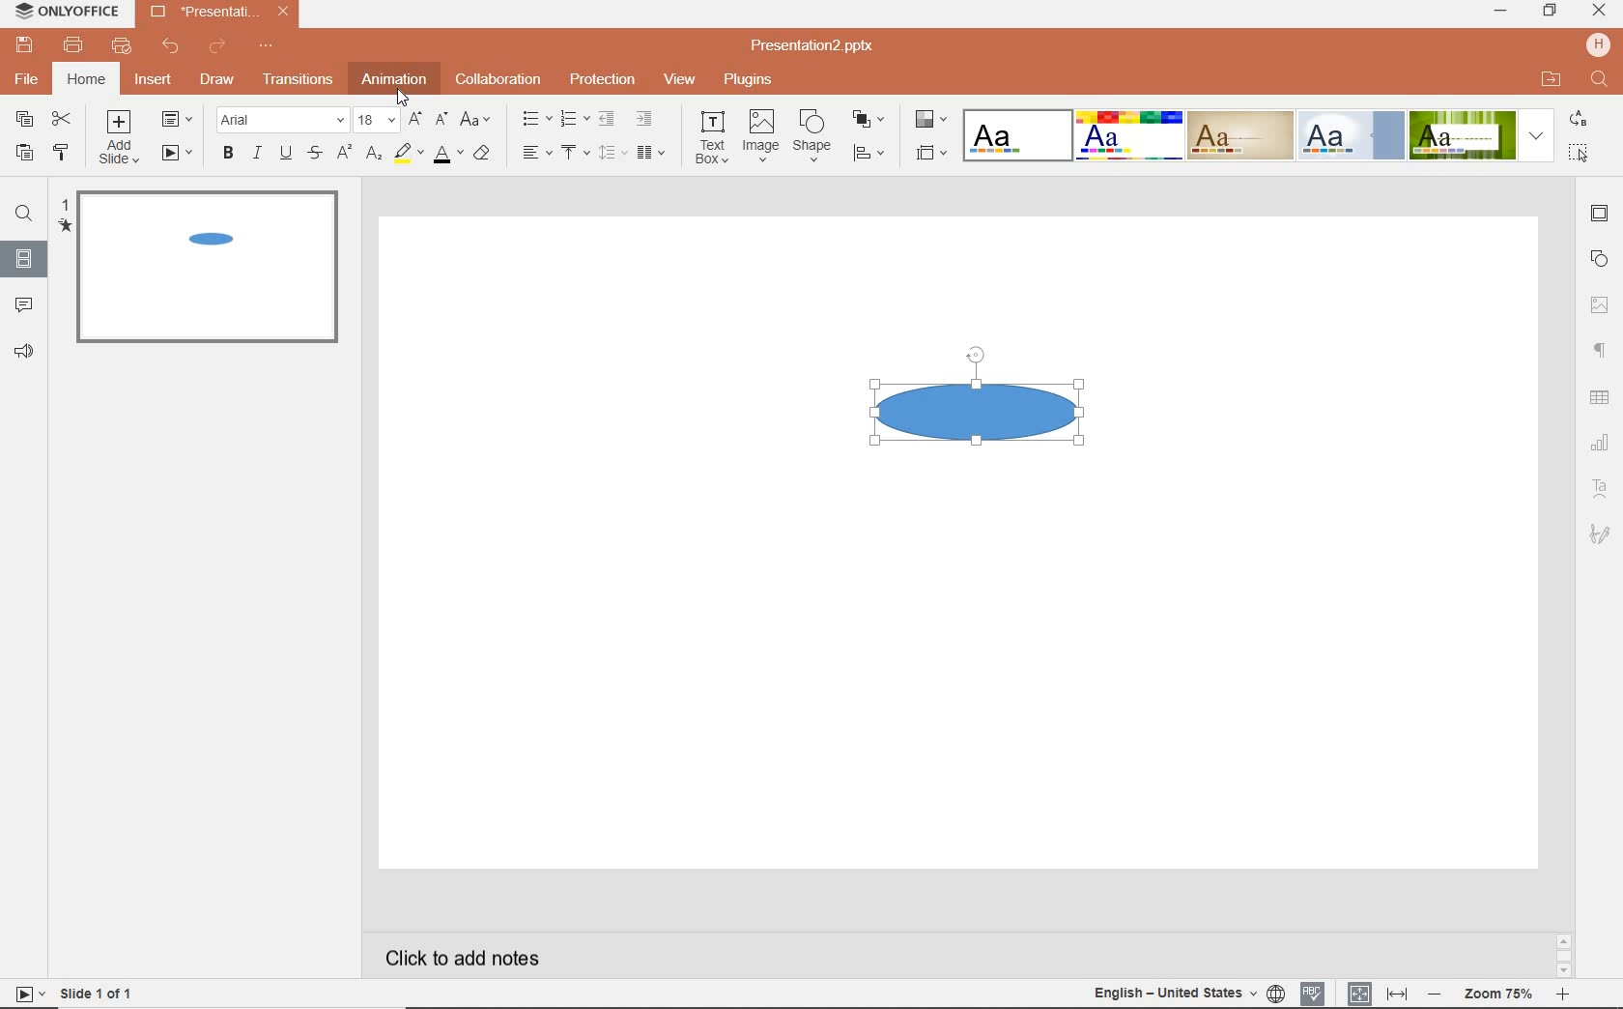  Describe the element at coordinates (76, 45) in the screenshot. I see `print` at that location.